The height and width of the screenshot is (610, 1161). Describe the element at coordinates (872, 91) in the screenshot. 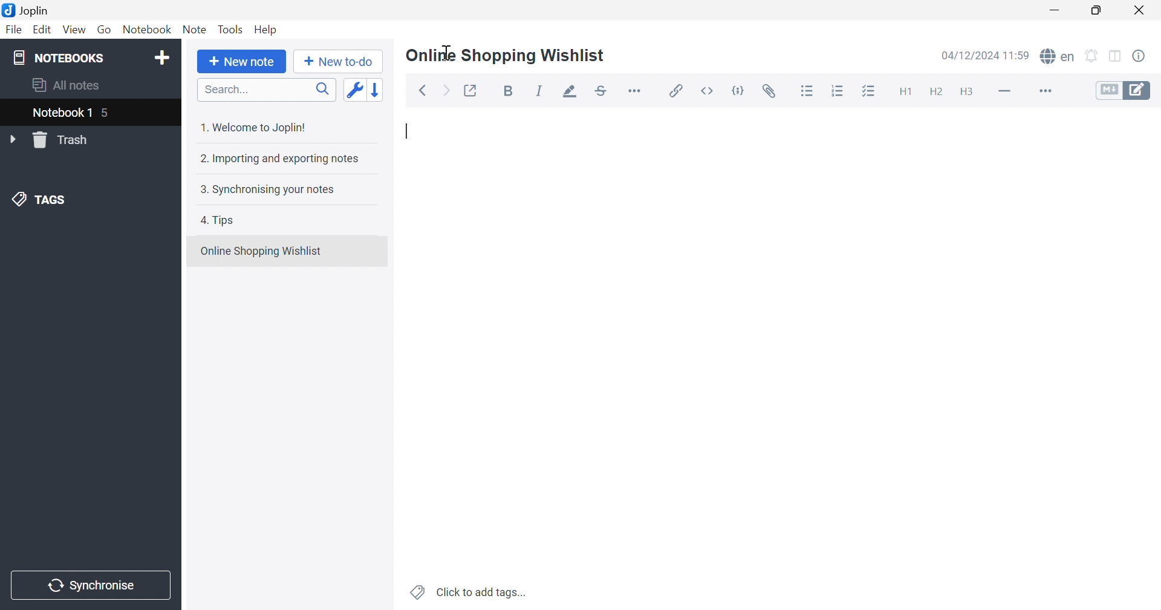

I see `Checkbox list` at that location.